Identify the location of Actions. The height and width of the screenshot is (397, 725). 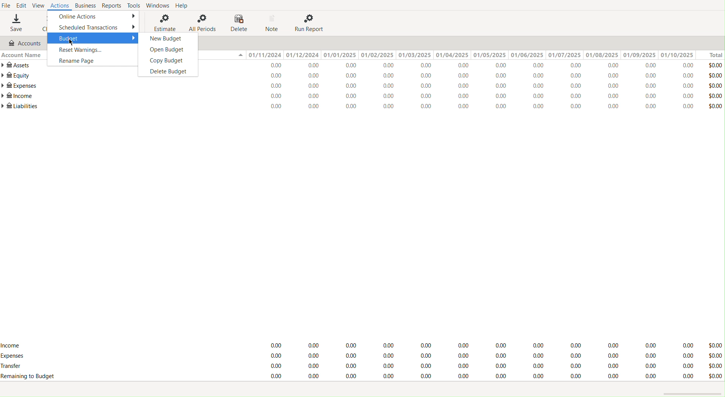
(61, 6).